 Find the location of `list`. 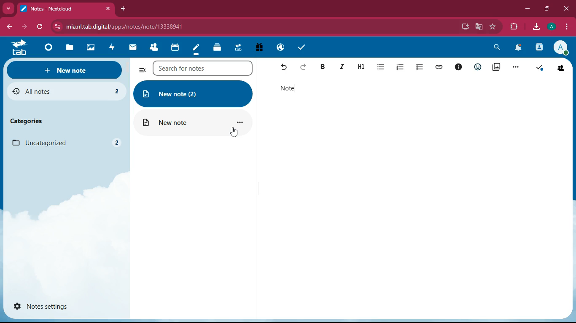

list is located at coordinates (382, 68).